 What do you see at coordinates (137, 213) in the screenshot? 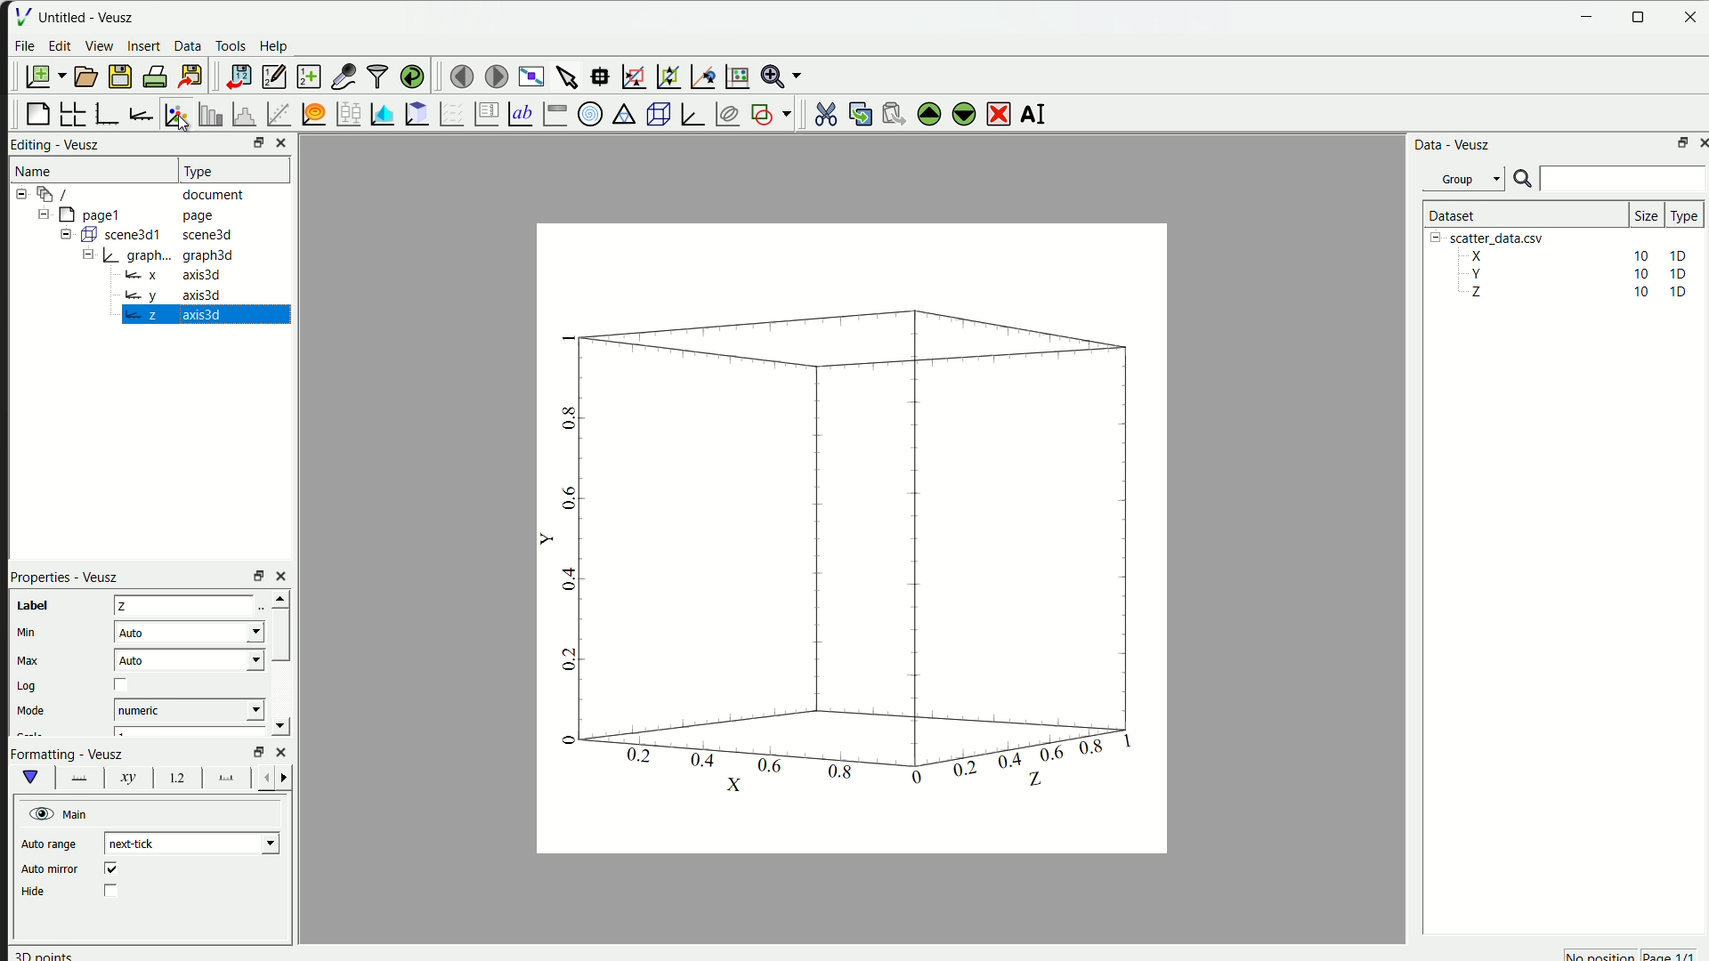
I see `= [MY pagel page` at bounding box center [137, 213].